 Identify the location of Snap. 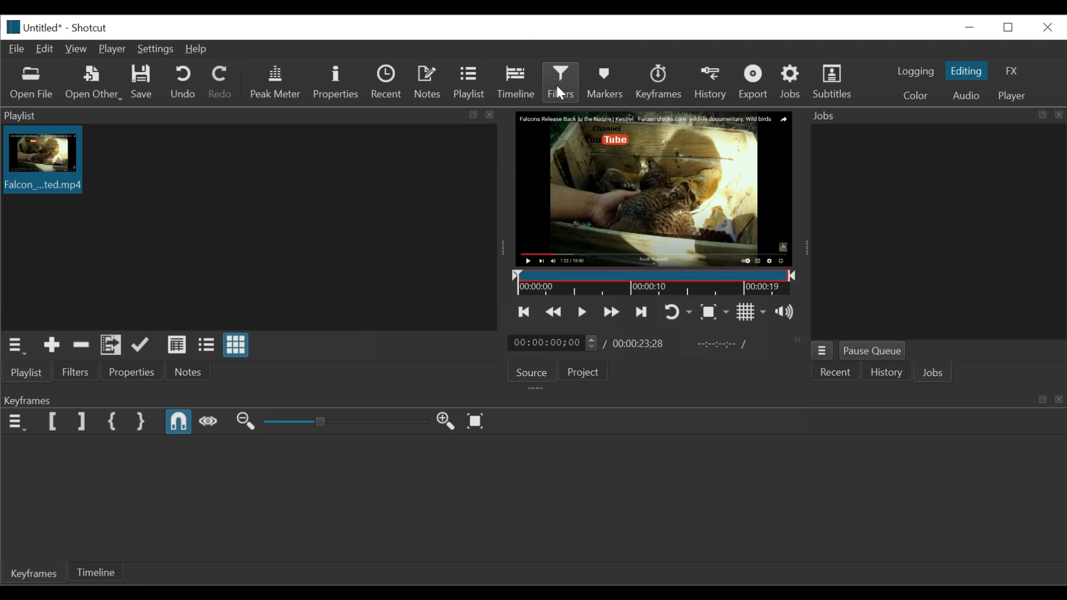
(180, 422).